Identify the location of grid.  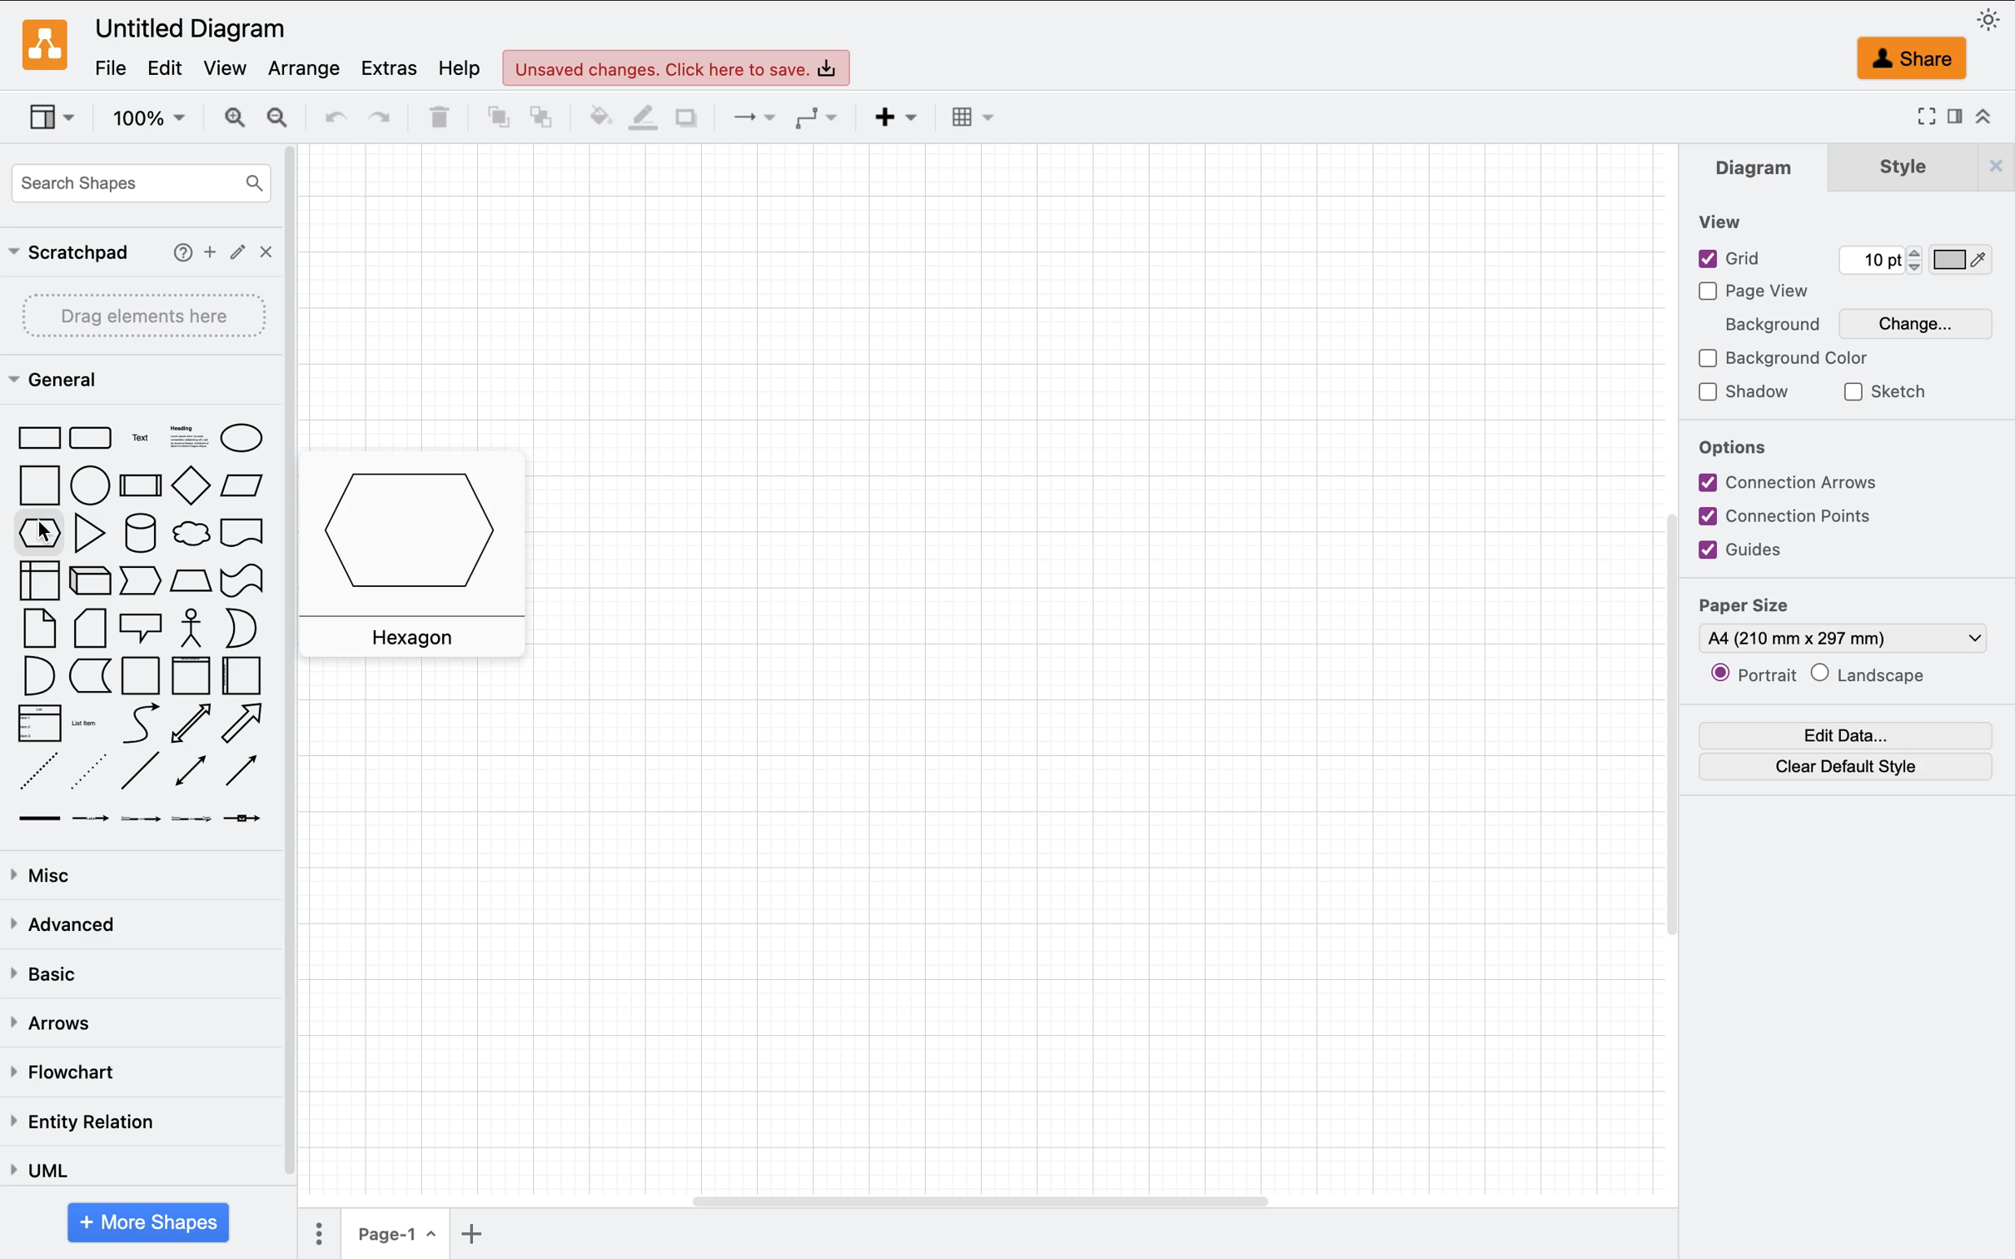
(1846, 259).